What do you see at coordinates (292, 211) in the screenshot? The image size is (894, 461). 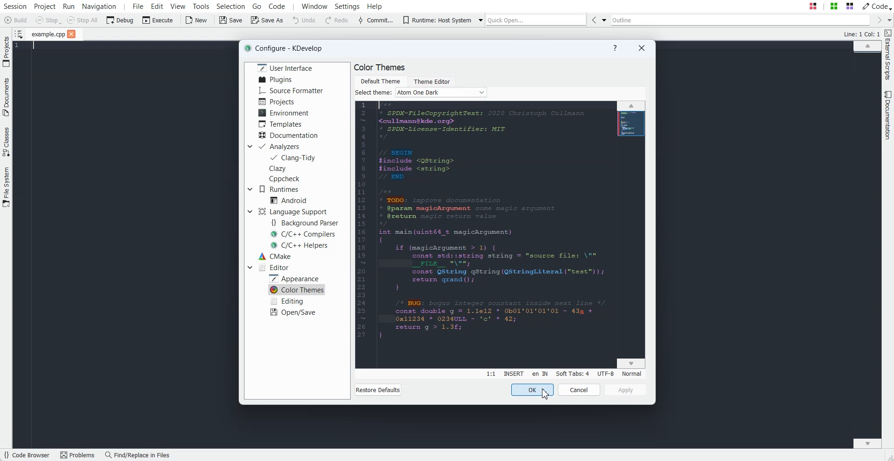 I see `Language Support` at bounding box center [292, 211].